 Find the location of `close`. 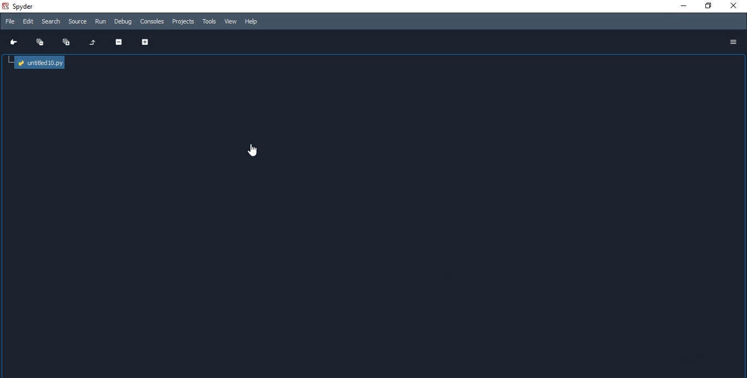

close is located at coordinates (734, 6).